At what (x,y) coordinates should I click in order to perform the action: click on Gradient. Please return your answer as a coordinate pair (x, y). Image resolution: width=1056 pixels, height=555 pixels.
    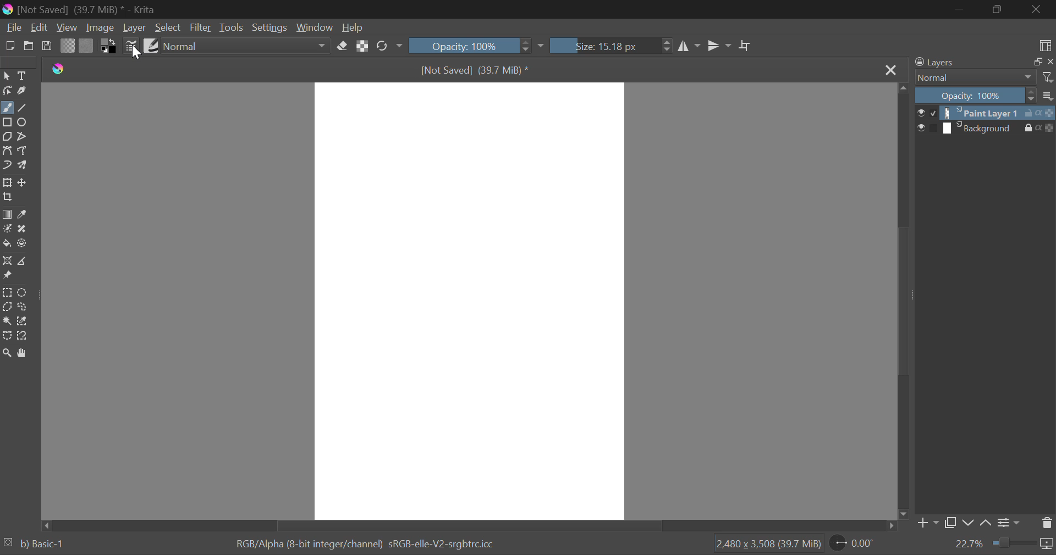
    Looking at the image, I should click on (68, 46).